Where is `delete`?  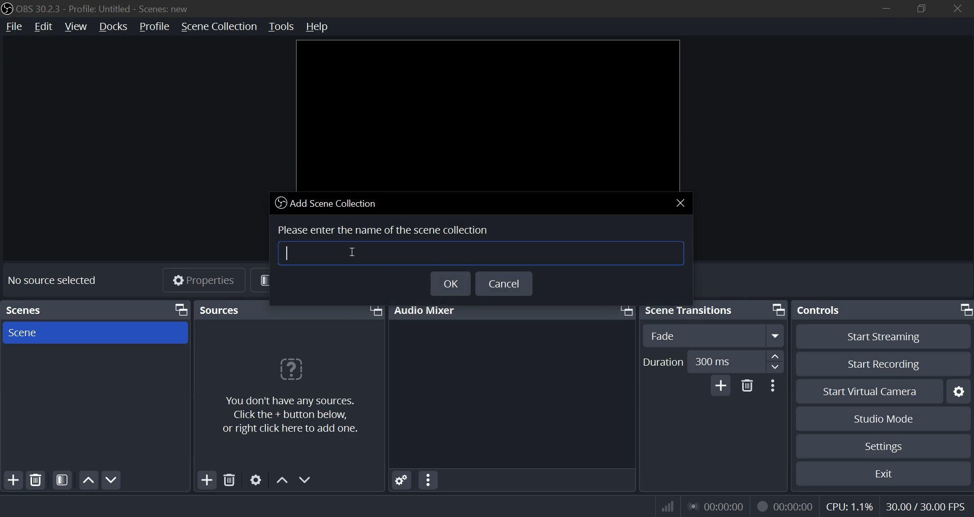
delete is located at coordinates (747, 387).